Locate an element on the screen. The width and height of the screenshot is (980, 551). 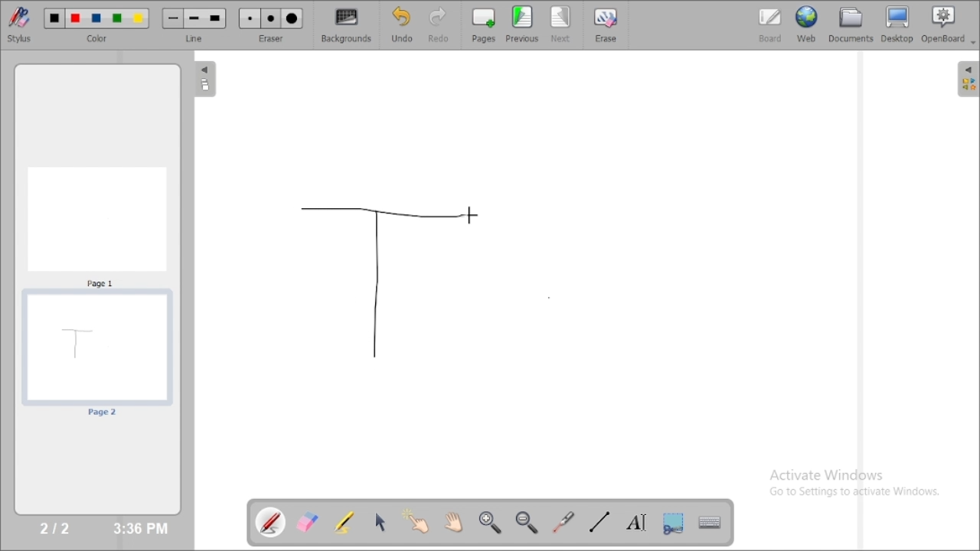
zoom out is located at coordinates (528, 523).